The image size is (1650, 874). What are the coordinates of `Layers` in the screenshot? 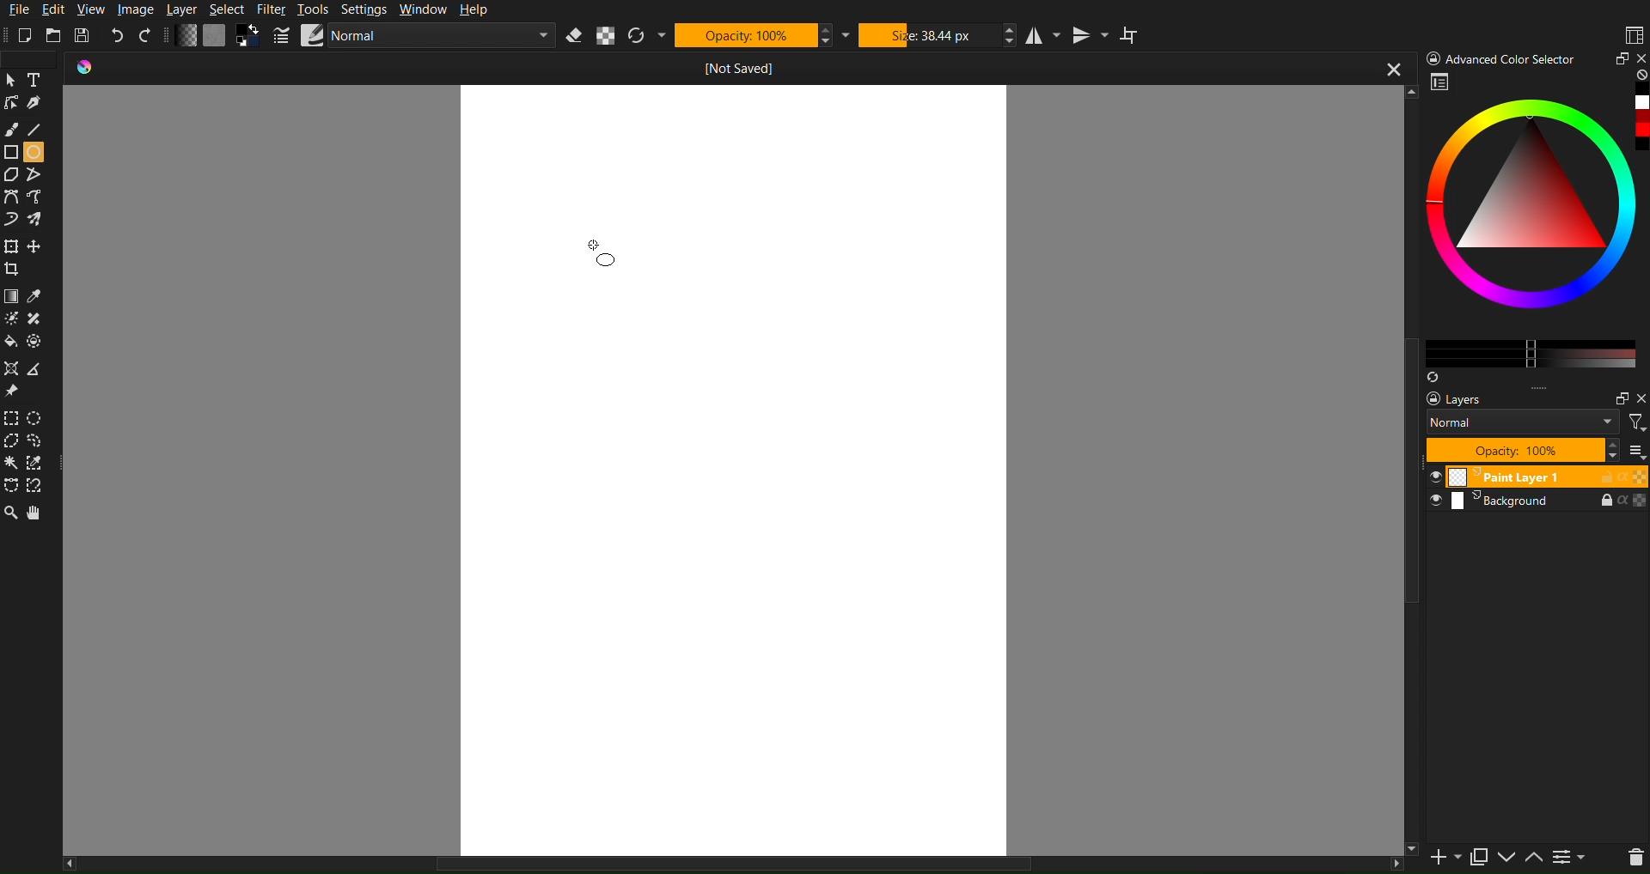 It's located at (1458, 398).